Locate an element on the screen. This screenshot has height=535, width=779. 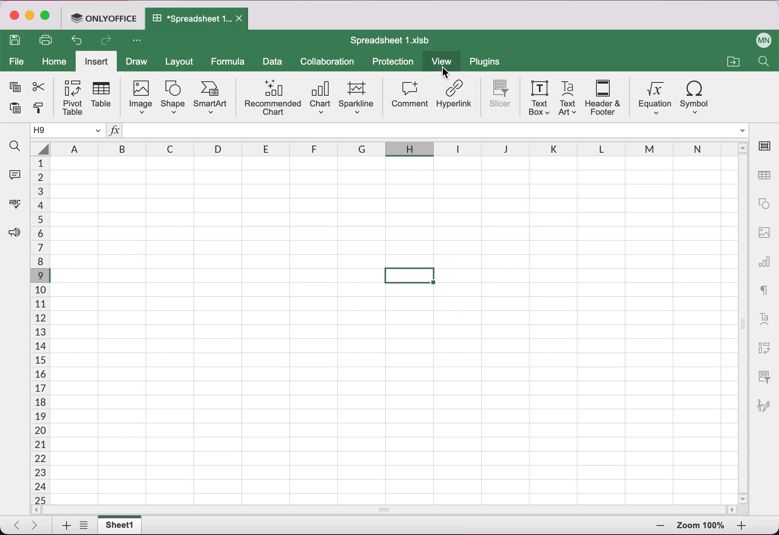
spreadsheet title is located at coordinates (389, 40).